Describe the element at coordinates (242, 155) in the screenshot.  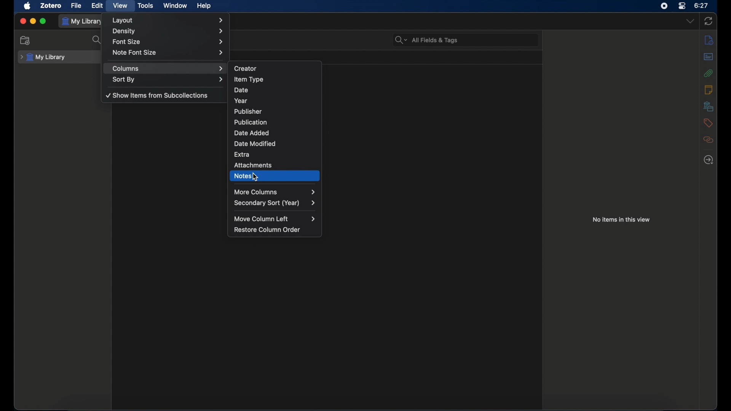
I see `extra` at that location.